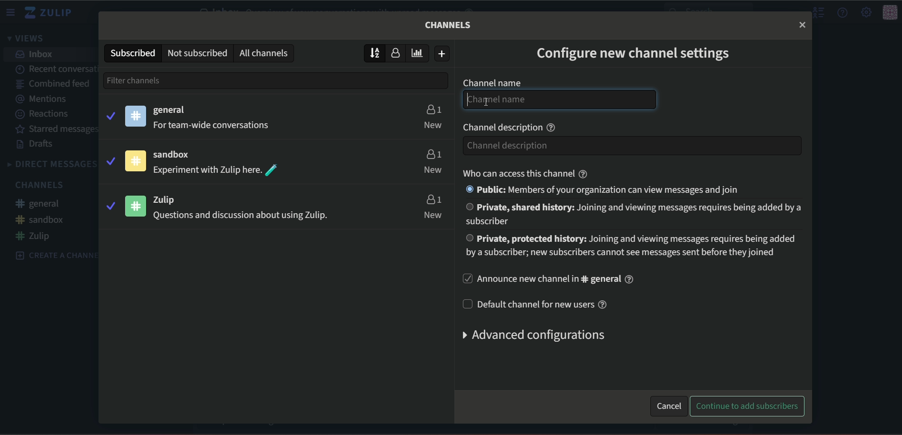  What do you see at coordinates (132, 52) in the screenshot?
I see `subscribed` at bounding box center [132, 52].